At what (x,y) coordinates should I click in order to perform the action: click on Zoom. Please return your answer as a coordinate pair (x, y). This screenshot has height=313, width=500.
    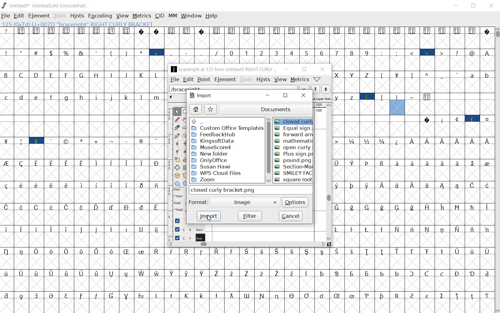
    Looking at the image, I should click on (207, 180).